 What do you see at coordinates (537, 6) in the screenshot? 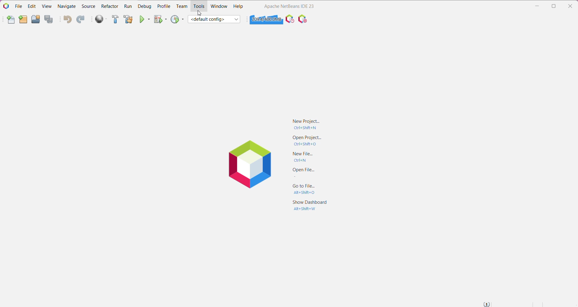
I see `Minimize` at bounding box center [537, 6].